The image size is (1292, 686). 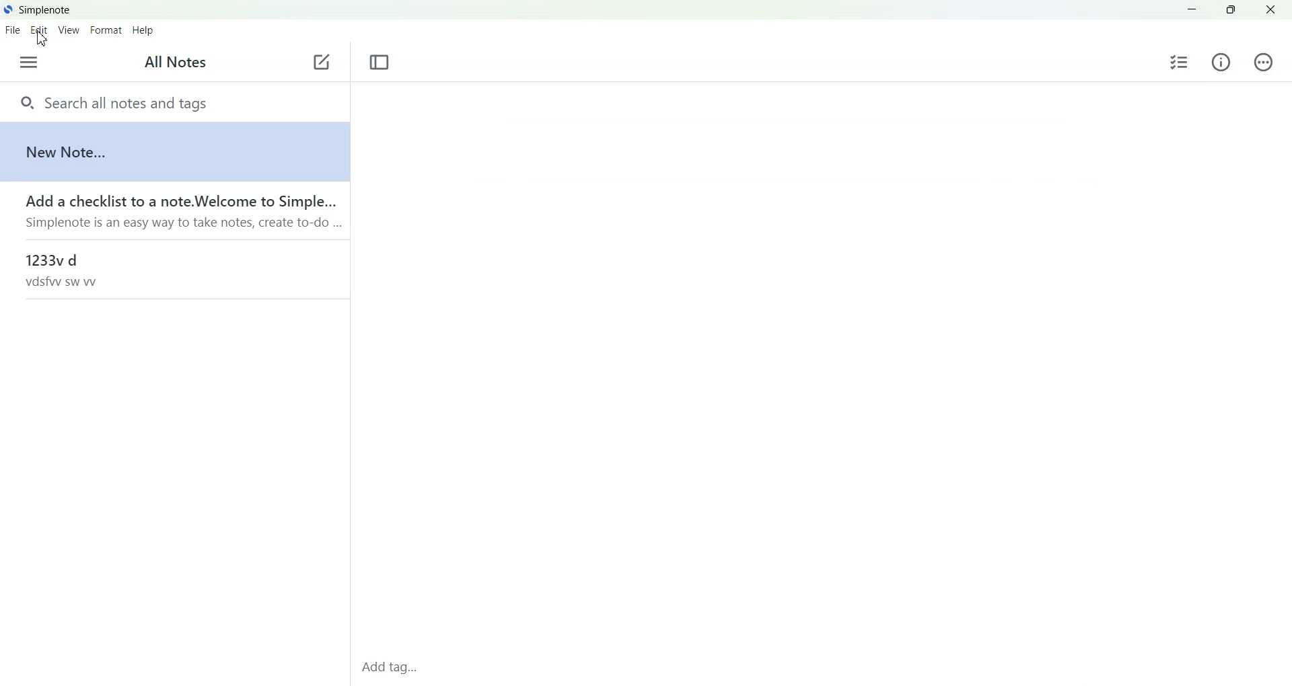 What do you see at coordinates (43, 40) in the screenshot?
I see `Cursor` at bounding box center [43, 40].